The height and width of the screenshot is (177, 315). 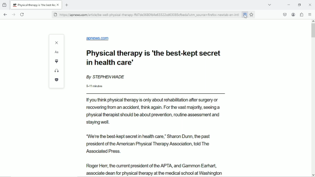 I want to click on current tab, so click(x=36, y=5).